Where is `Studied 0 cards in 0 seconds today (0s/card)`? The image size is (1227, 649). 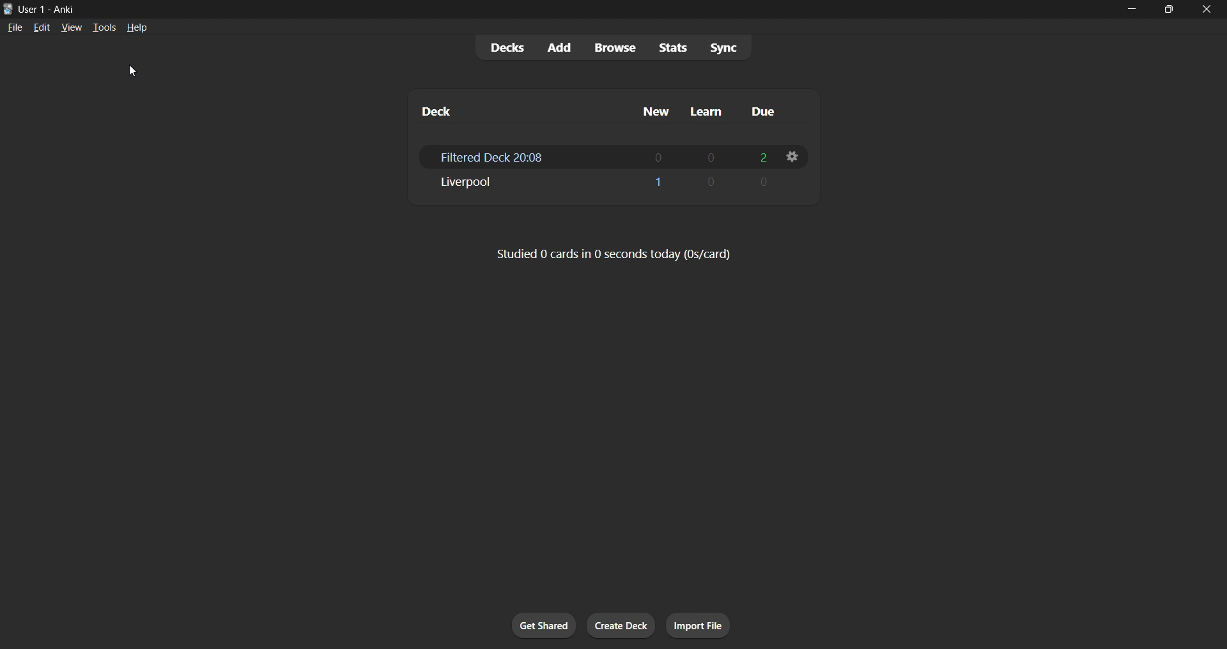 Studied 0 cards in 0 seconds today (0s/card) is located at coordinates (626, 255).